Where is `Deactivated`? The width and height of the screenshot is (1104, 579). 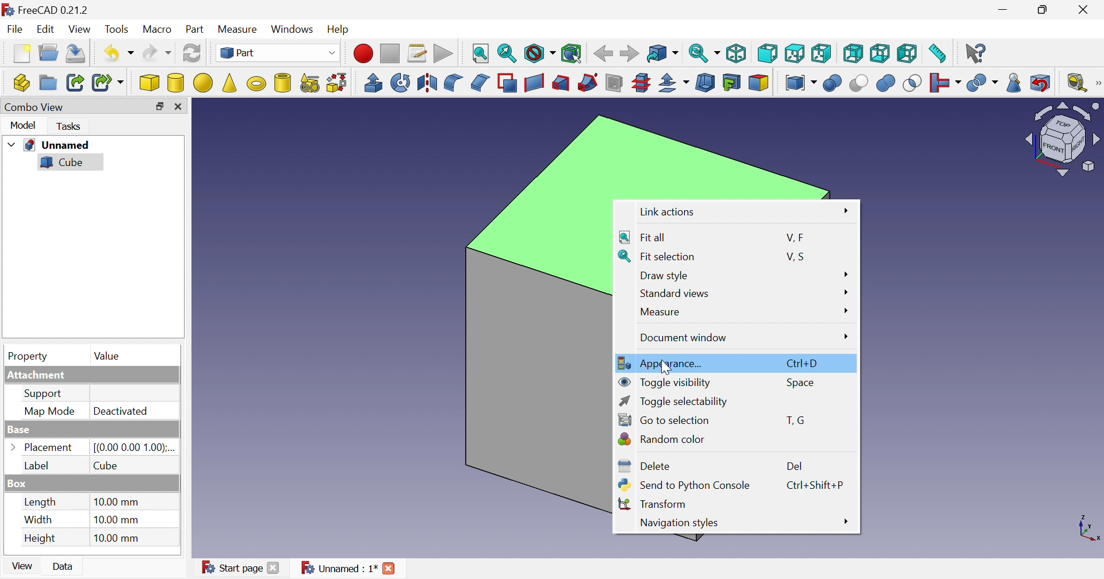 Deactivated is located at coordinates (121, 410).